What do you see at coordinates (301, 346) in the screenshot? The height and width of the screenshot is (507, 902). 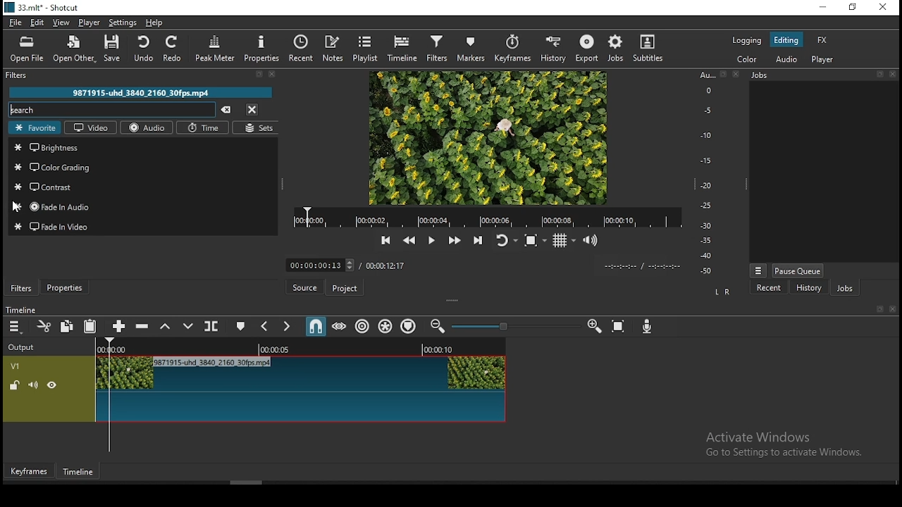 I see `video time duration bar` at bounding box center [301, 346].